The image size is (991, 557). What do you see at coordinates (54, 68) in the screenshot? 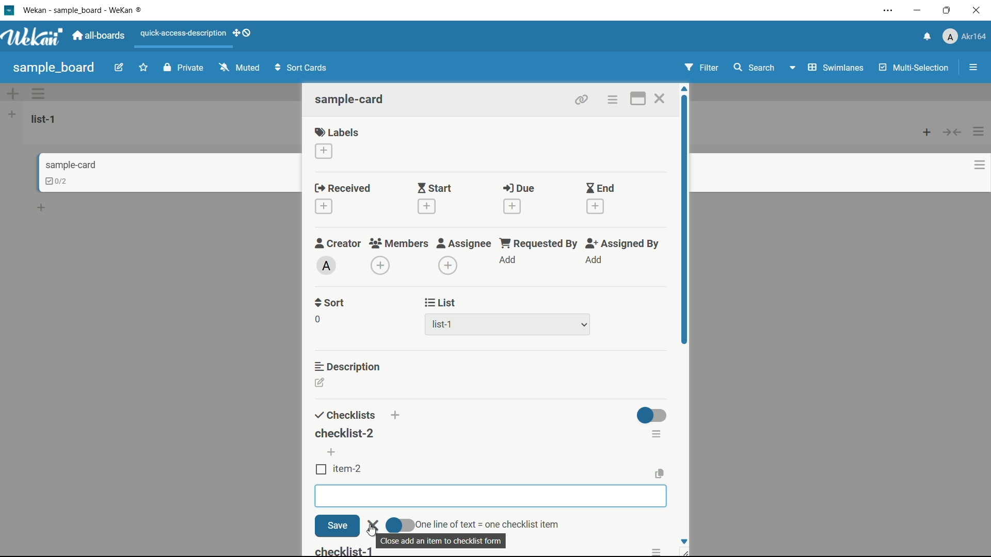
I see `board name` at bounding box center [54, 68].